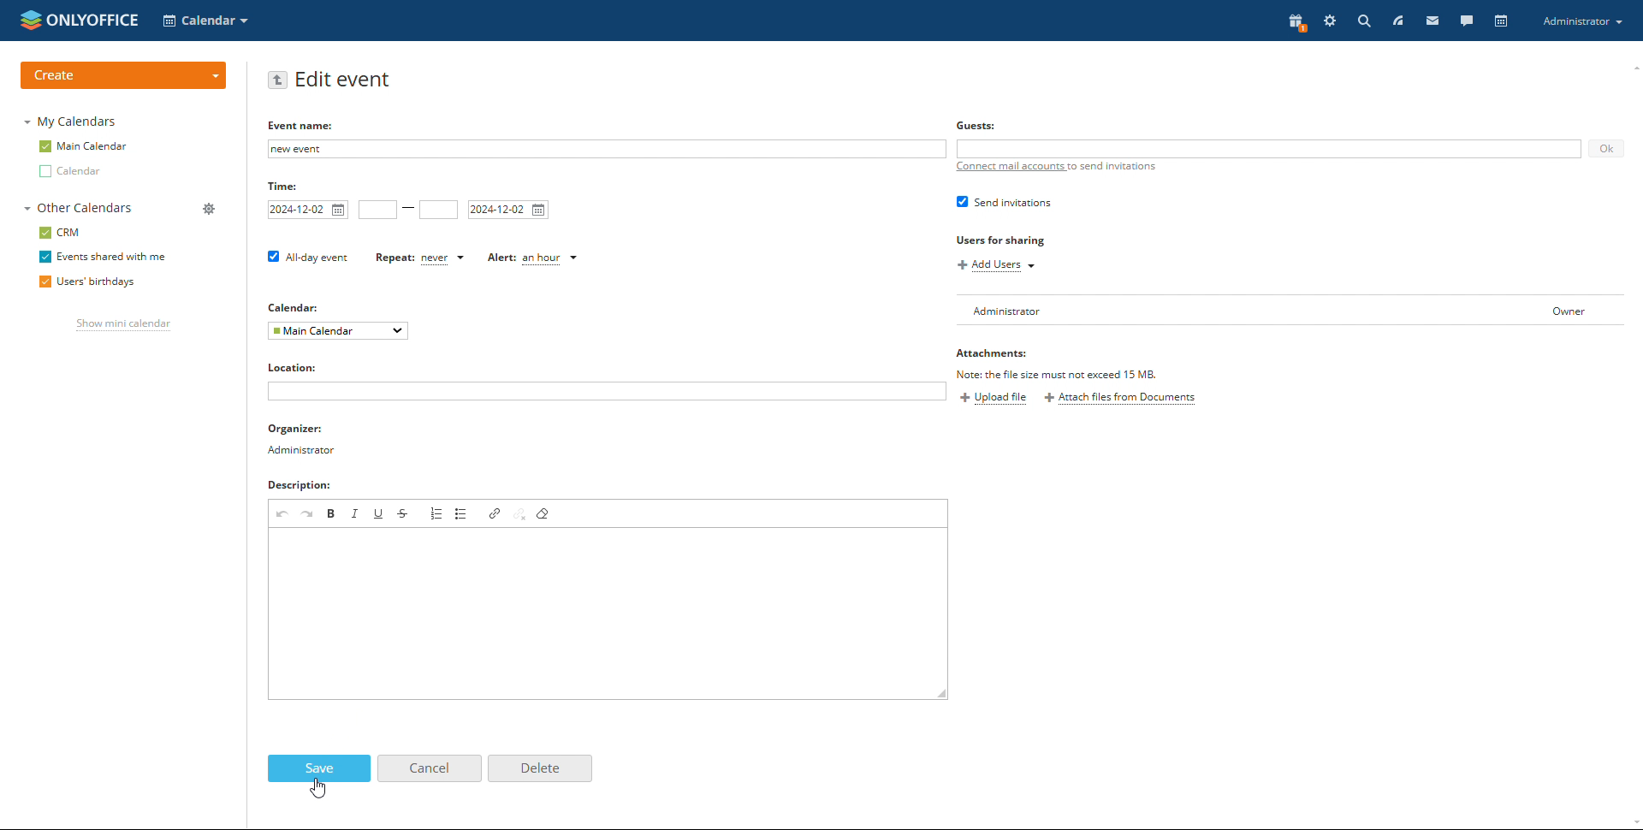  What do you see at coordinates (439, 209) in the screenshot?
I see `end time` at bounding box center [439, 209].